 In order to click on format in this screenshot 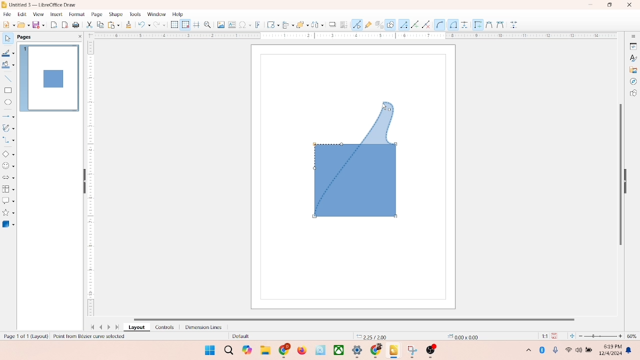, I will do `click(76, 13)`.